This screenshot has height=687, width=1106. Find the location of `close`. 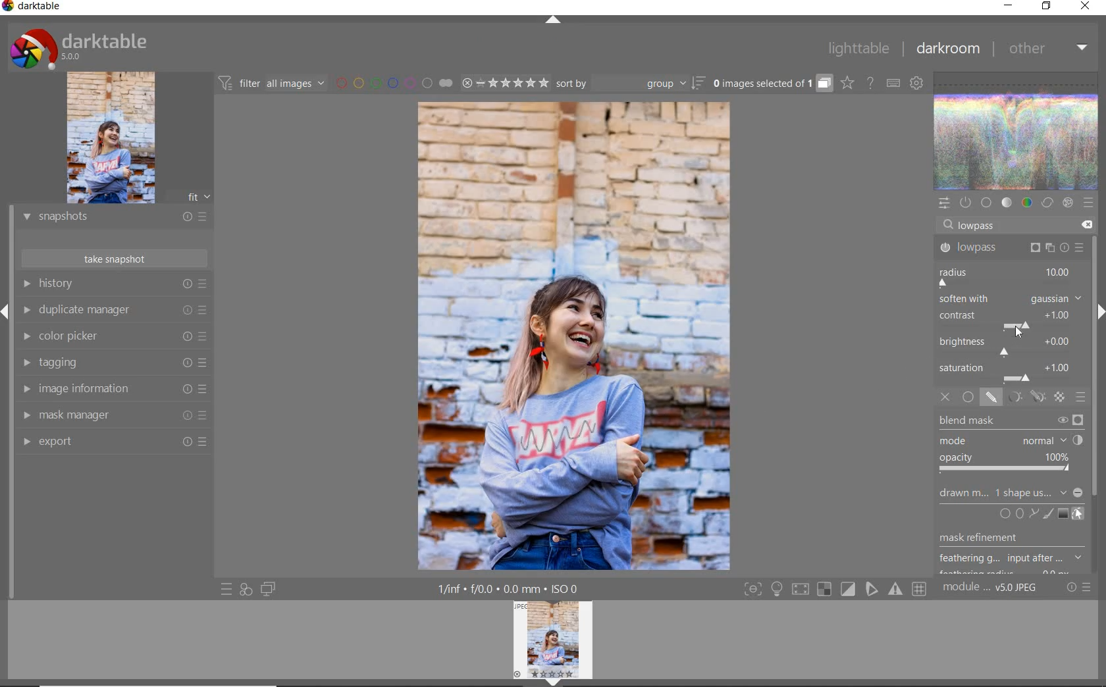

close is located at coordinates (1085, 7).